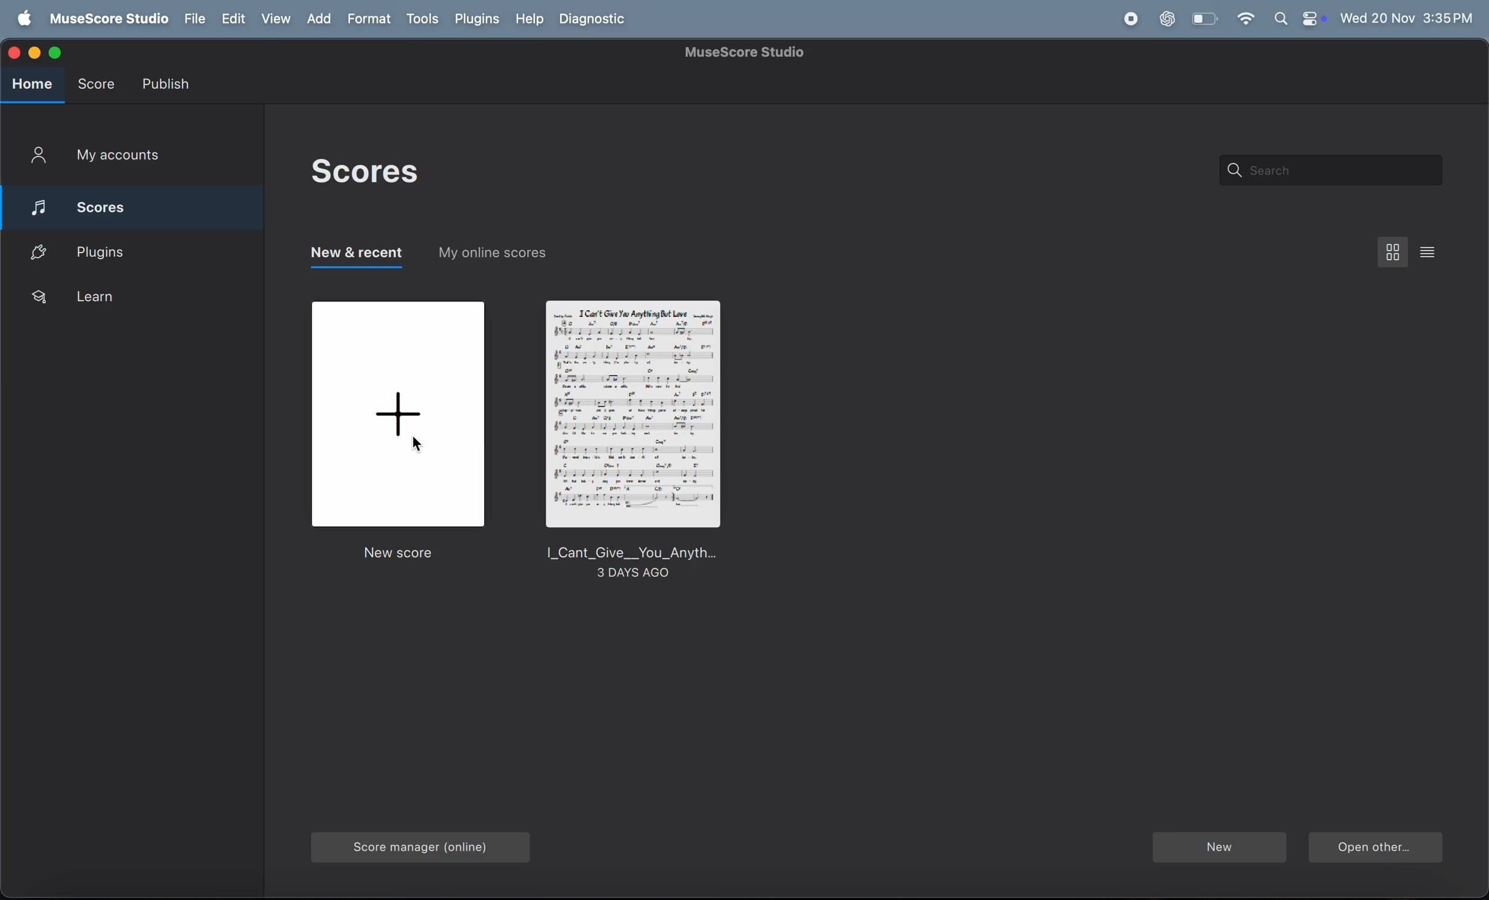 The width and height of the screenshot is (1489, 900). What do you see at coordinates (631, 443) in the screenshot?
I see `song score anything` at bounding box center [631, 443].